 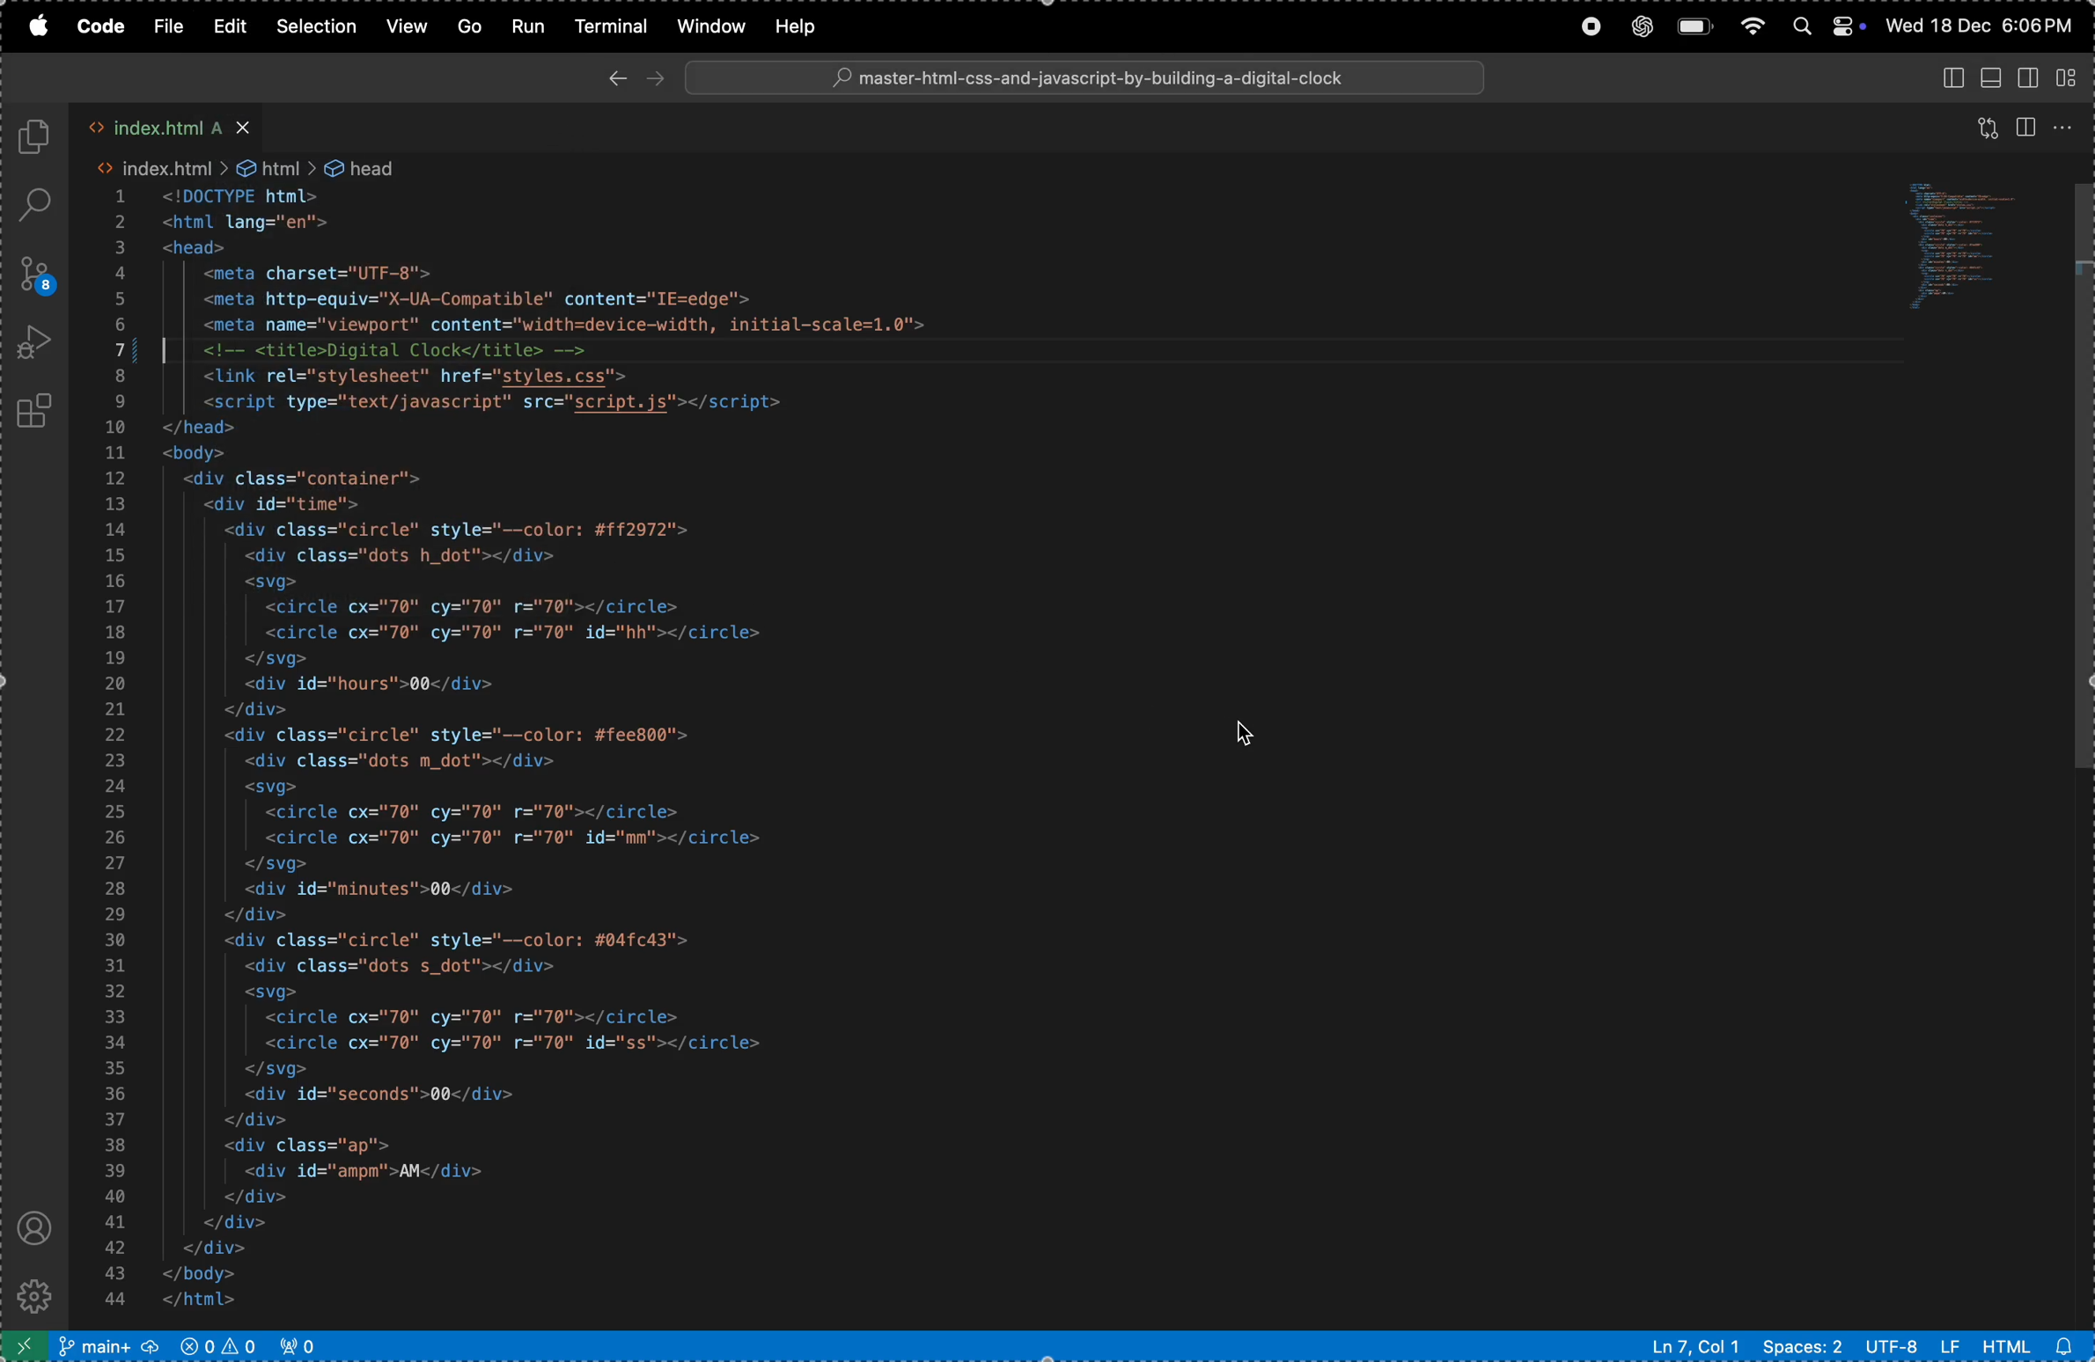 I want to click on index.html > &@ html > & head, so click(x=240, y=165).